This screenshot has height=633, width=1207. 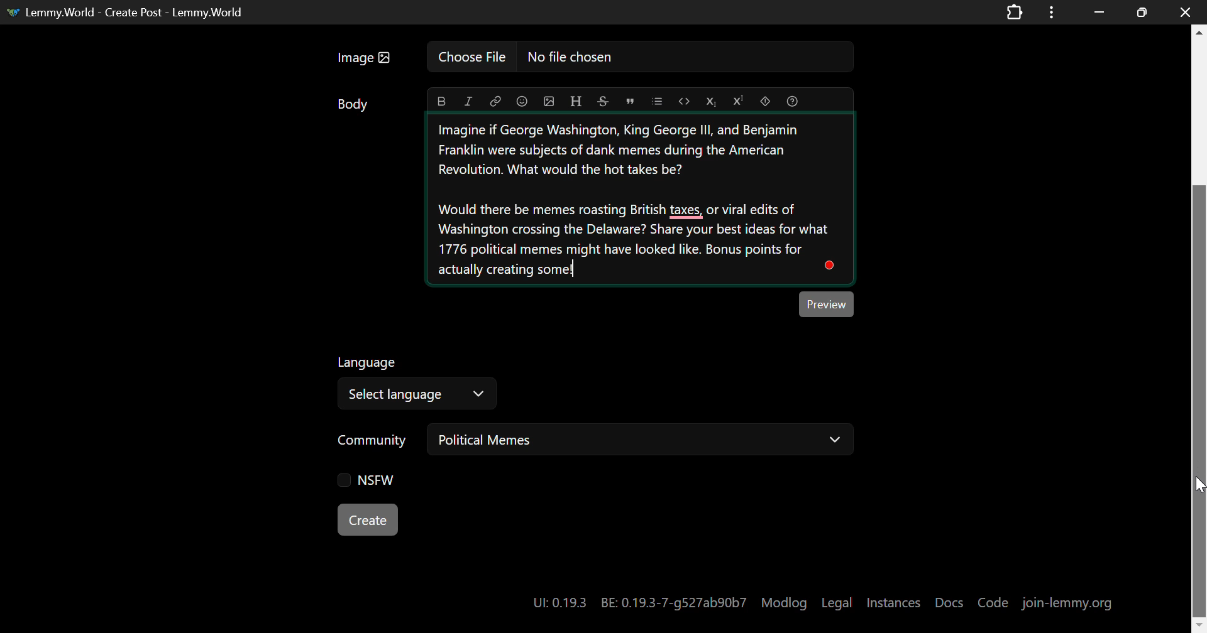 What do you see at coordinates (1015, 11) in the screenshot?
I see `Extensions` at bounding box center [1015, 11].